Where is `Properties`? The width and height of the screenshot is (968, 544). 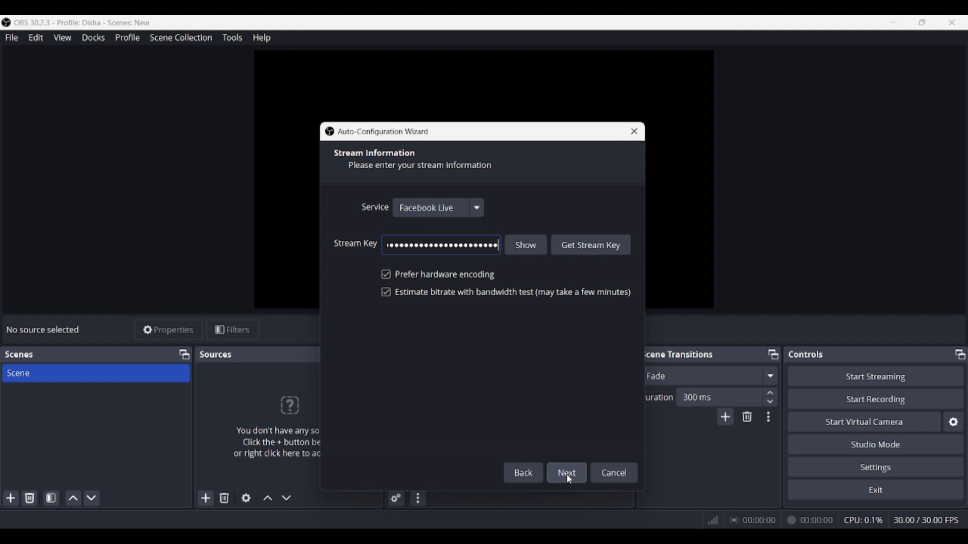 Properties is located at coordinates (169, 330).